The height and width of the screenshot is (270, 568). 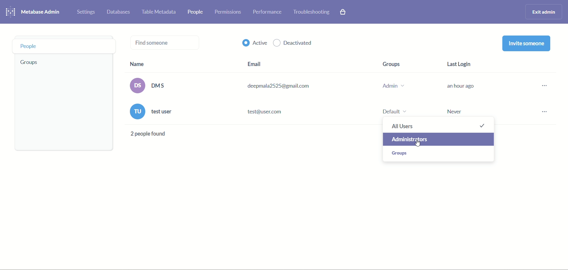 What do you see at coordinates (483, 125) in the screenshot?
I see `checked` at bounding box center [483, 125].